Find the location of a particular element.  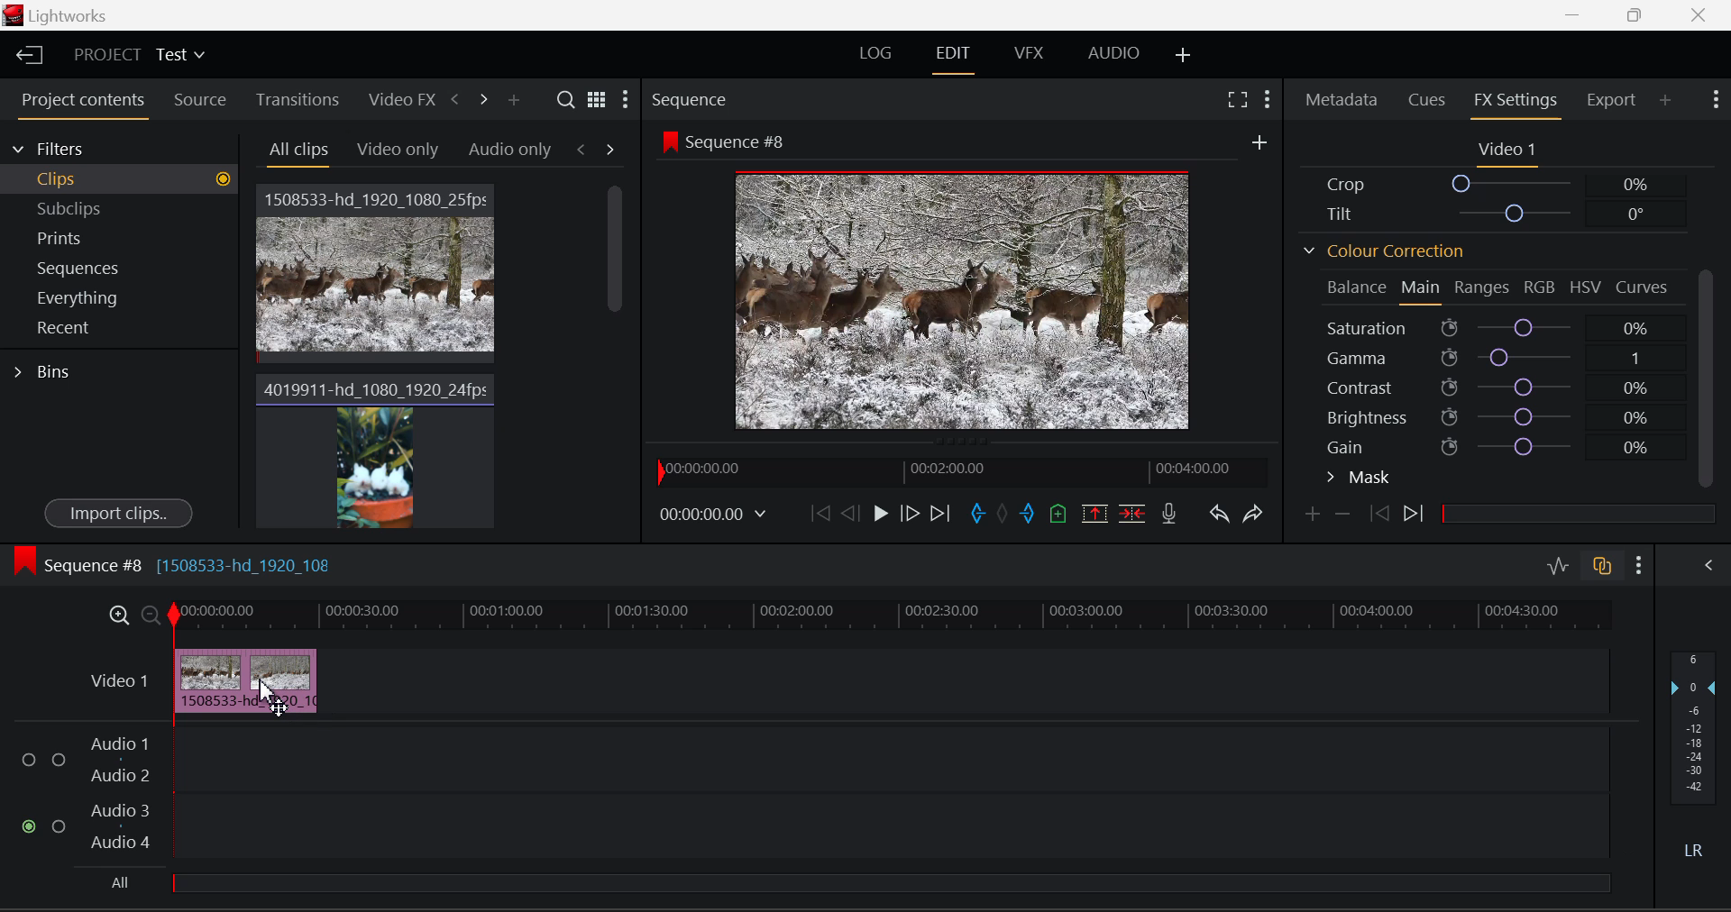

Prints is located at coordinates (129, 241).